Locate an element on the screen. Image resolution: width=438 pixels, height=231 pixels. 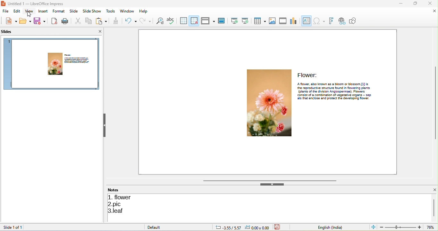
copy is located at coordinates (89, 21).